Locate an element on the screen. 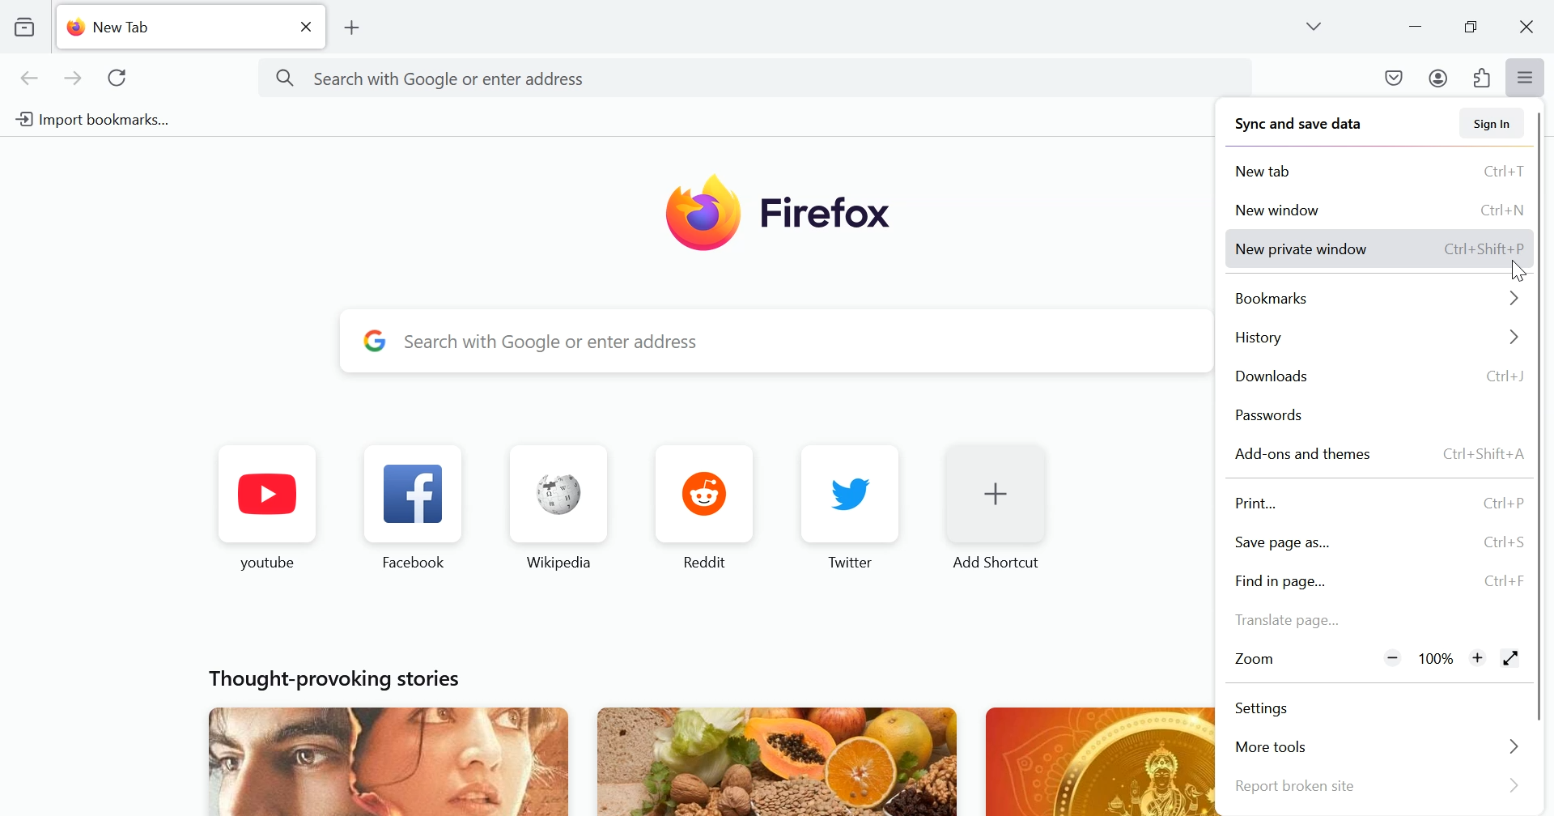  display full screen is located at coordinates (1510, 657).